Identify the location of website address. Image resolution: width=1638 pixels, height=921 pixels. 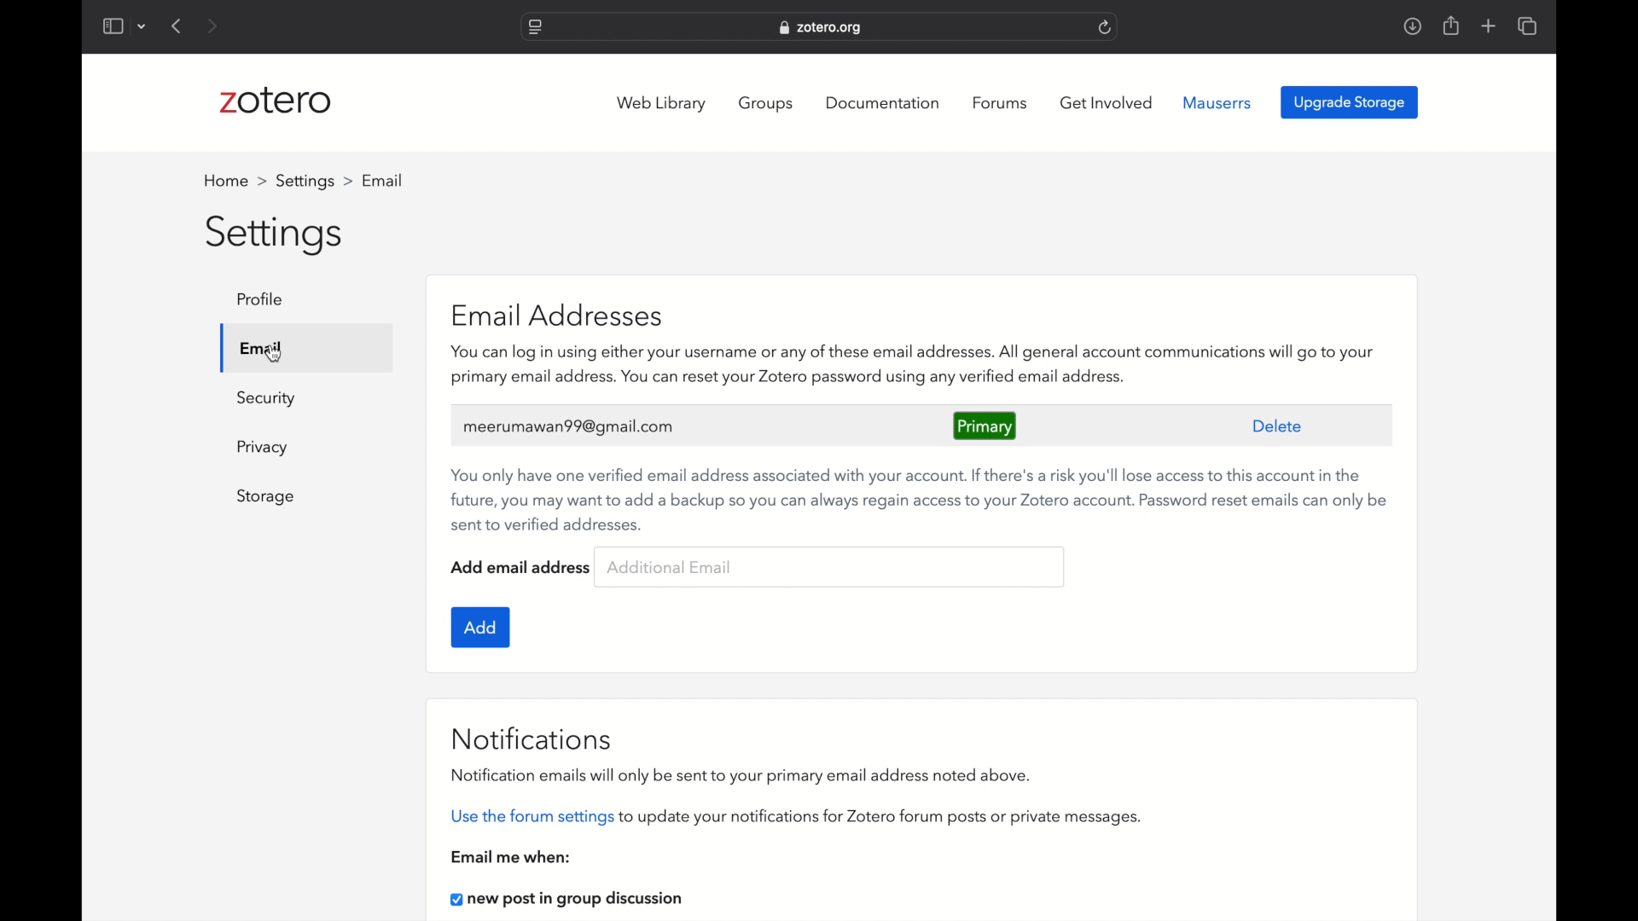
(821, 28).